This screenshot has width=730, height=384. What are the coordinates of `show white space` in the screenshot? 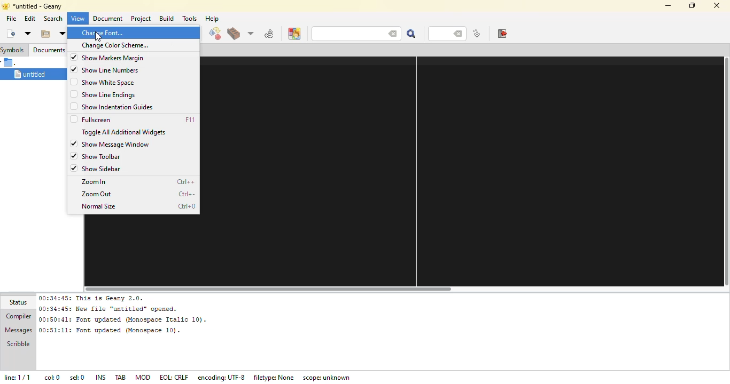 It's located at (110, 83).